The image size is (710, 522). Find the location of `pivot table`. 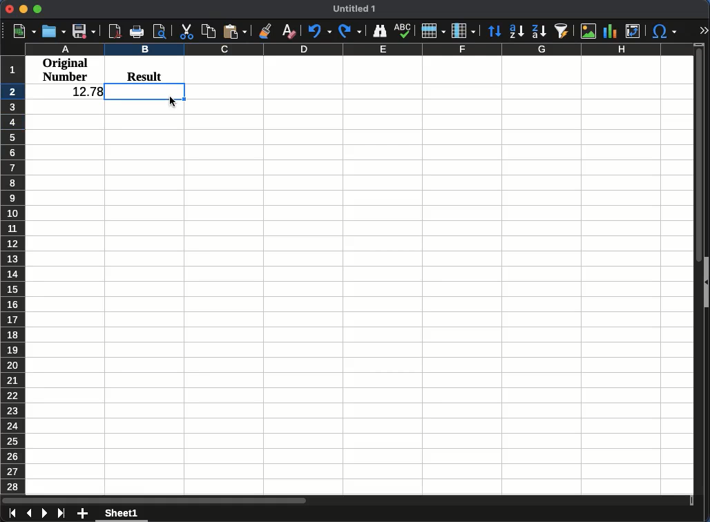

pivot table is located at coordinates (633, 30).